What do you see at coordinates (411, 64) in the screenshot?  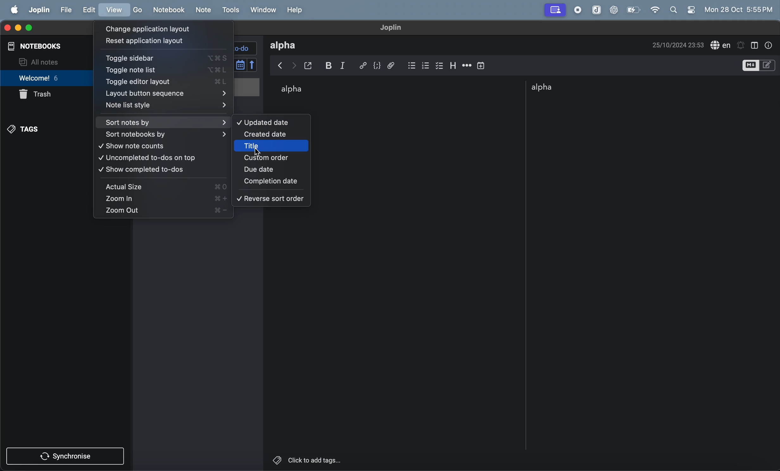 I see `bullet list` at bounding box center [411, 64].